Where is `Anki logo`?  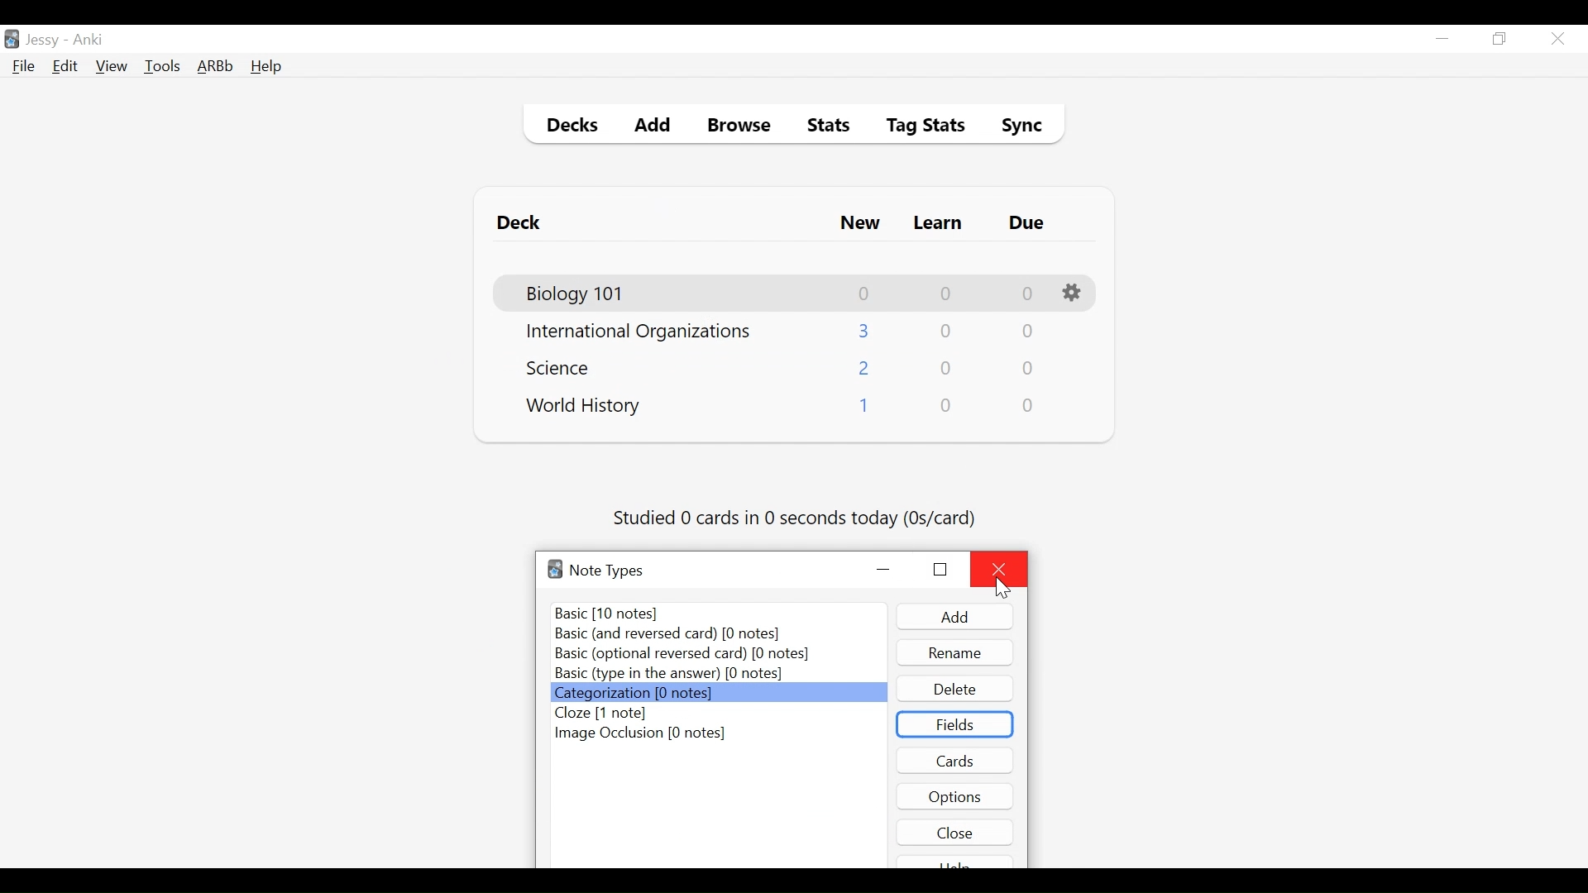 Anki logo is located at coordinates (555, 569).